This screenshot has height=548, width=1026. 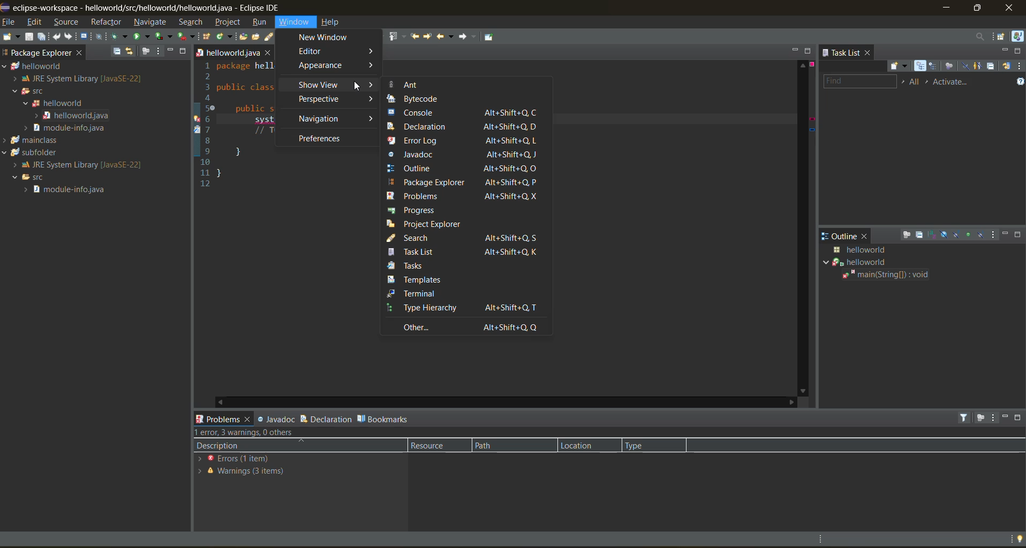 I want to click on task list, so click(x=843, y=52).